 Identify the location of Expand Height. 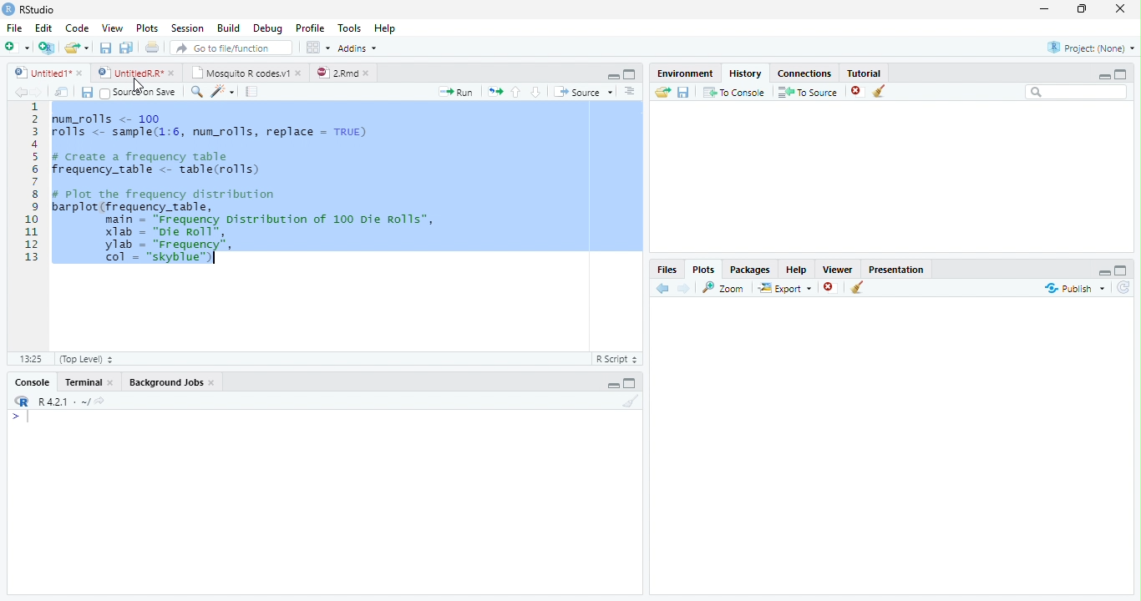
(631, 383).